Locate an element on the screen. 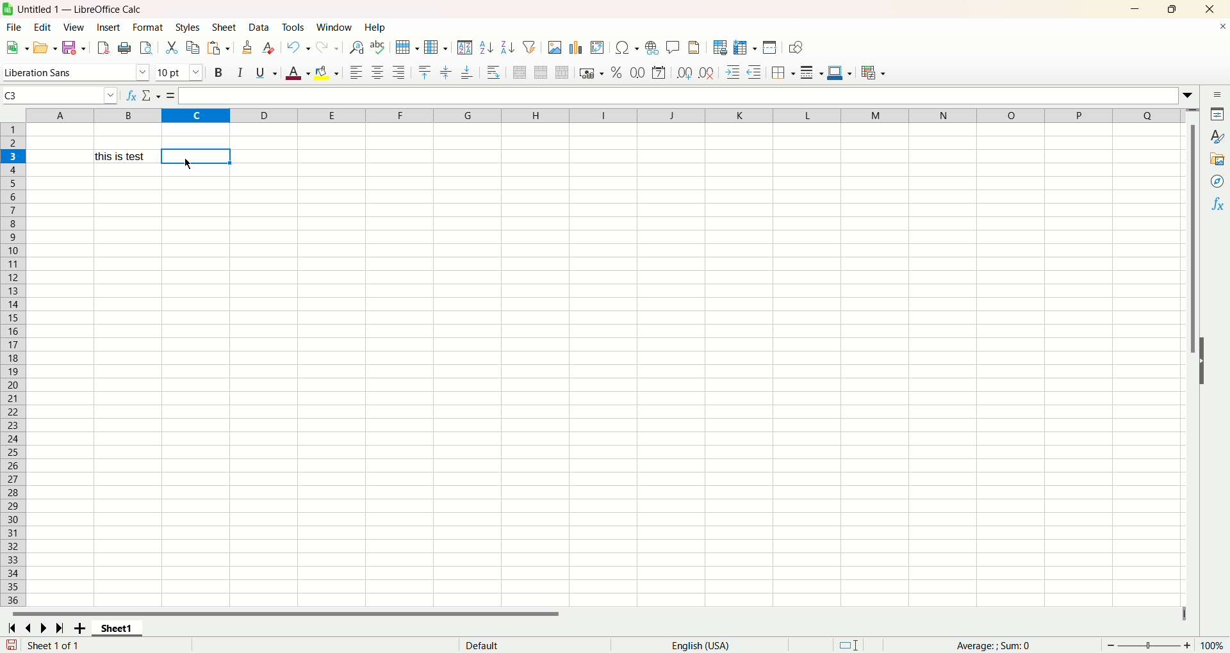 Image resolution: width=1230 pixels, height=653 pixels. font name is located at coordinates (76, 71).